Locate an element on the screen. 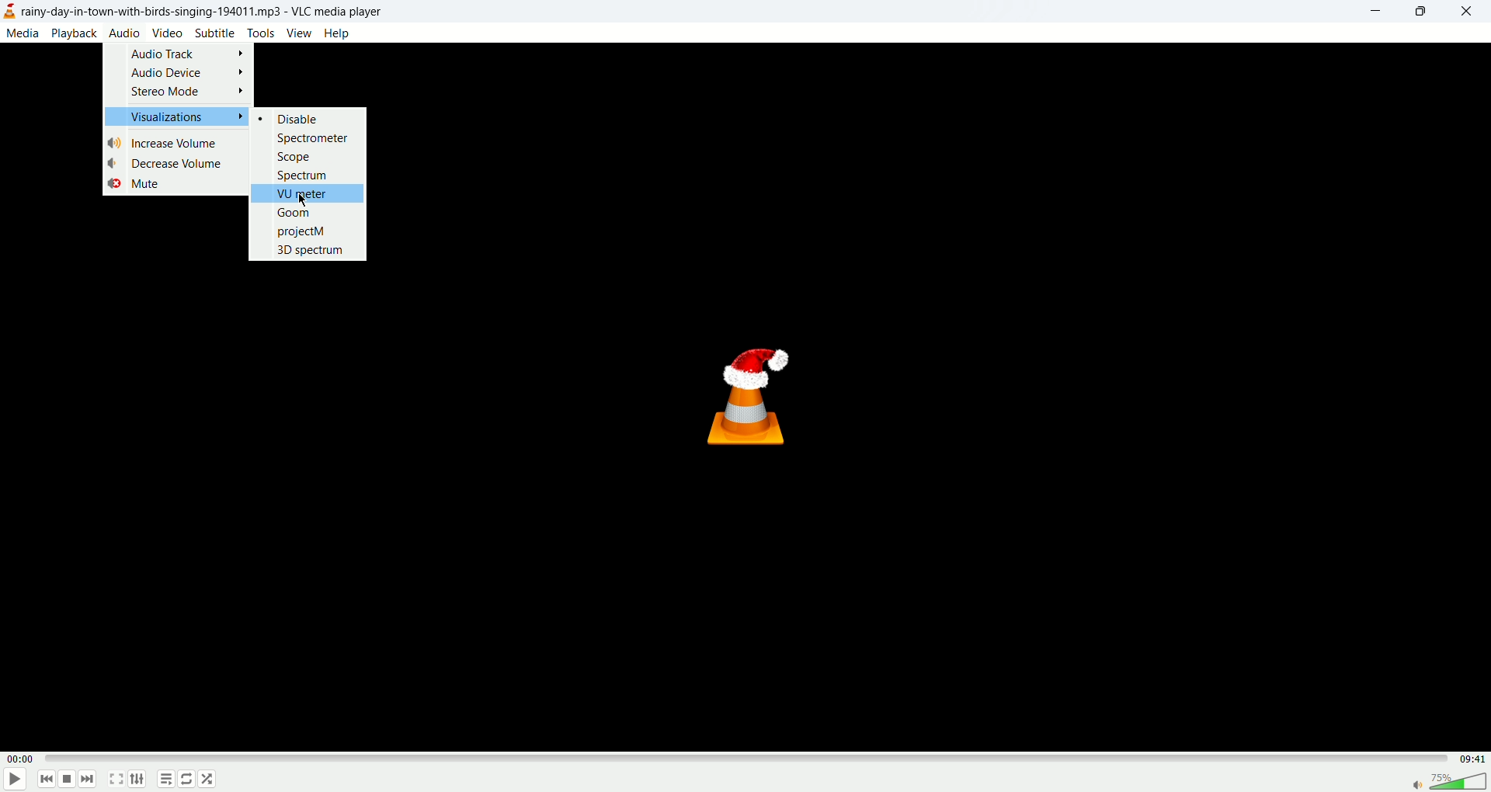 This screenshot has width=1491, height=792. audio device is located at coordinates (188, 74).